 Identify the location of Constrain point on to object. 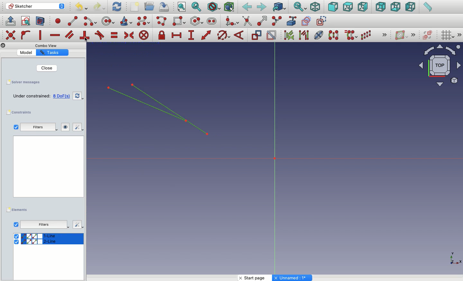
(26, 36).